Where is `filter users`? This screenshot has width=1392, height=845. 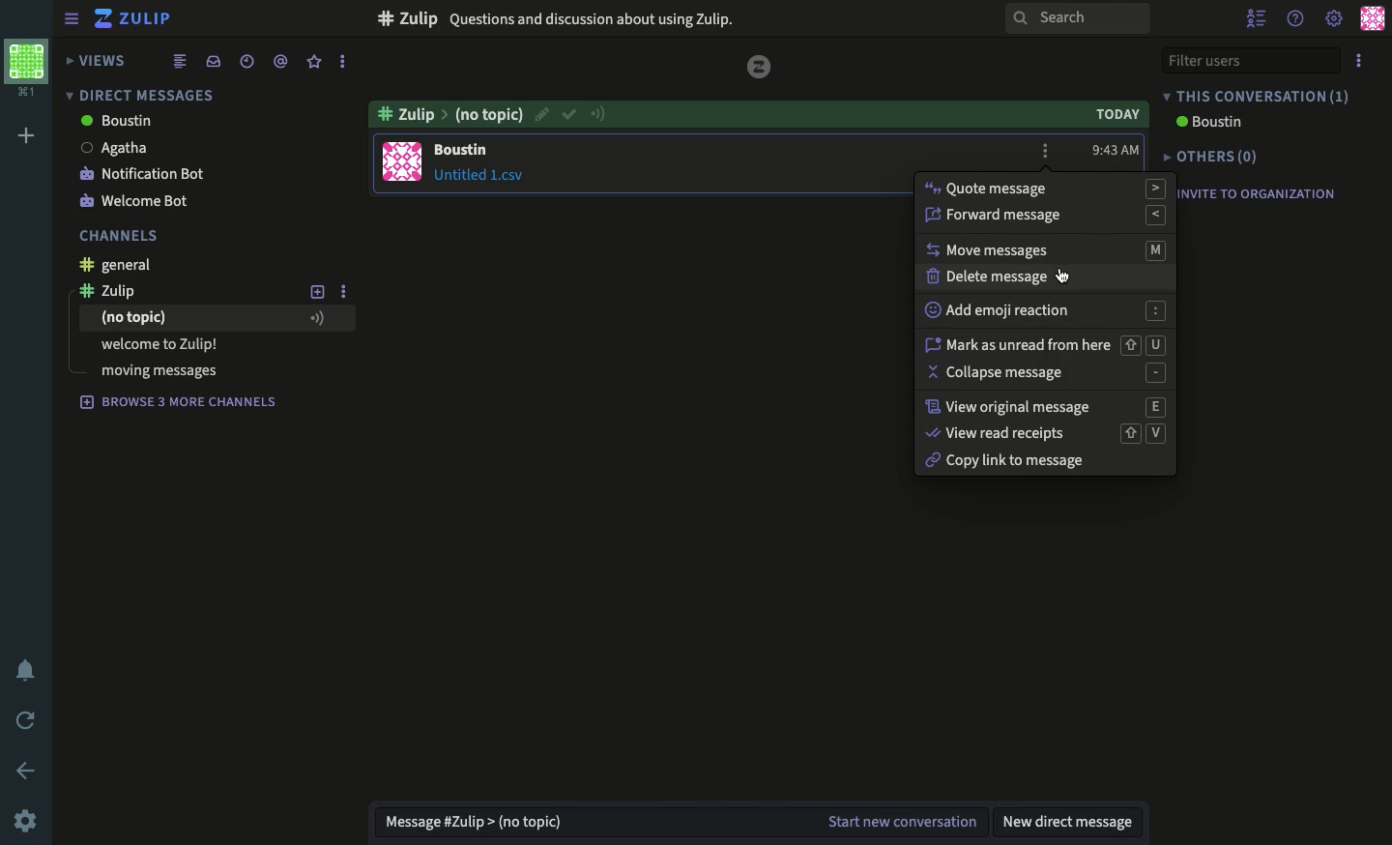
filter users is located at coordinates (1248, 62).